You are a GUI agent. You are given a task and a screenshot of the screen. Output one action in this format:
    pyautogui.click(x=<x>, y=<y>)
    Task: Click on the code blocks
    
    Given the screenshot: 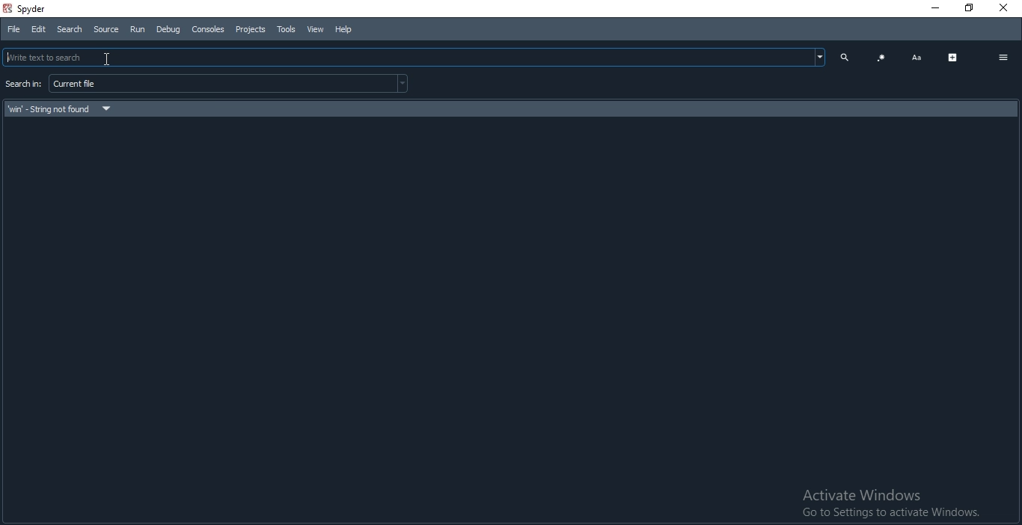 What is the action you would take?
    pyautogui.click(x=881, y=58)
    